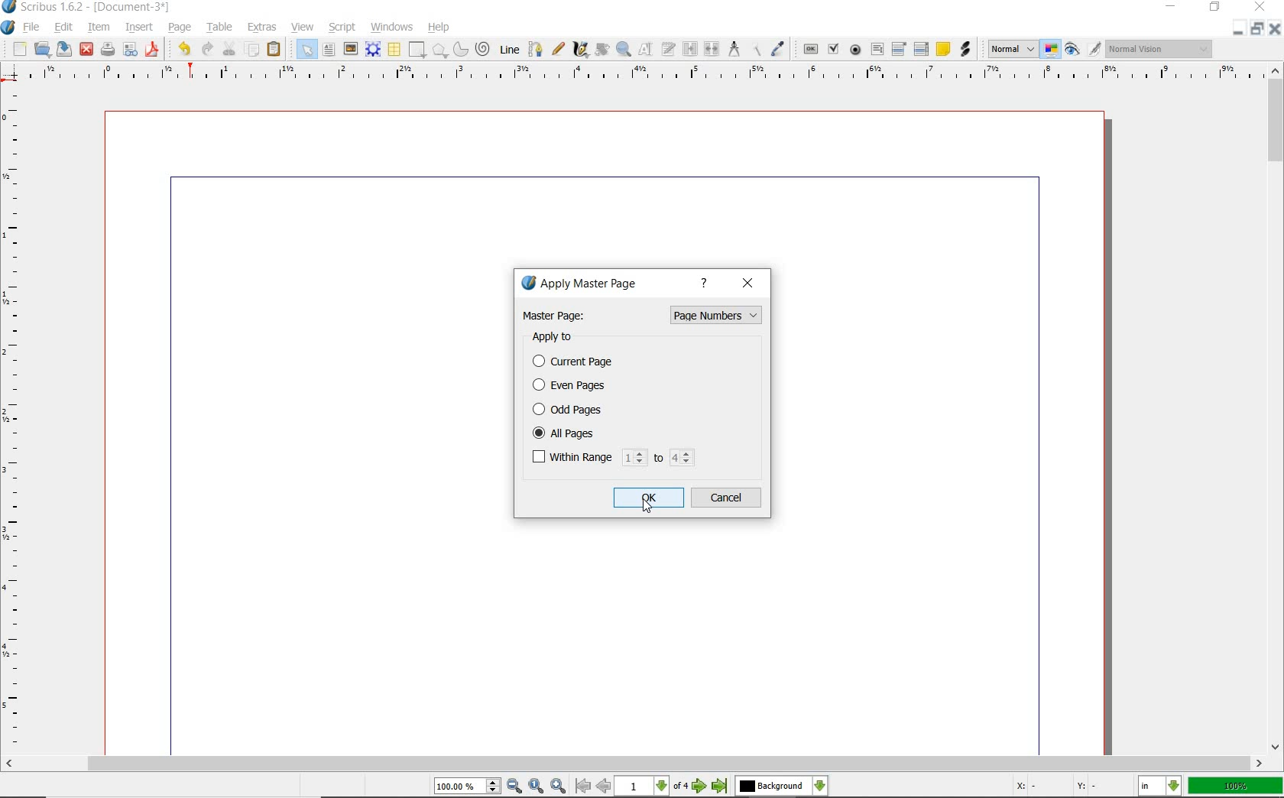 This screenshot has width=1284, height=798. Describe the element at coordinates (343, 28) in the screenshot. I see `script` at that location.